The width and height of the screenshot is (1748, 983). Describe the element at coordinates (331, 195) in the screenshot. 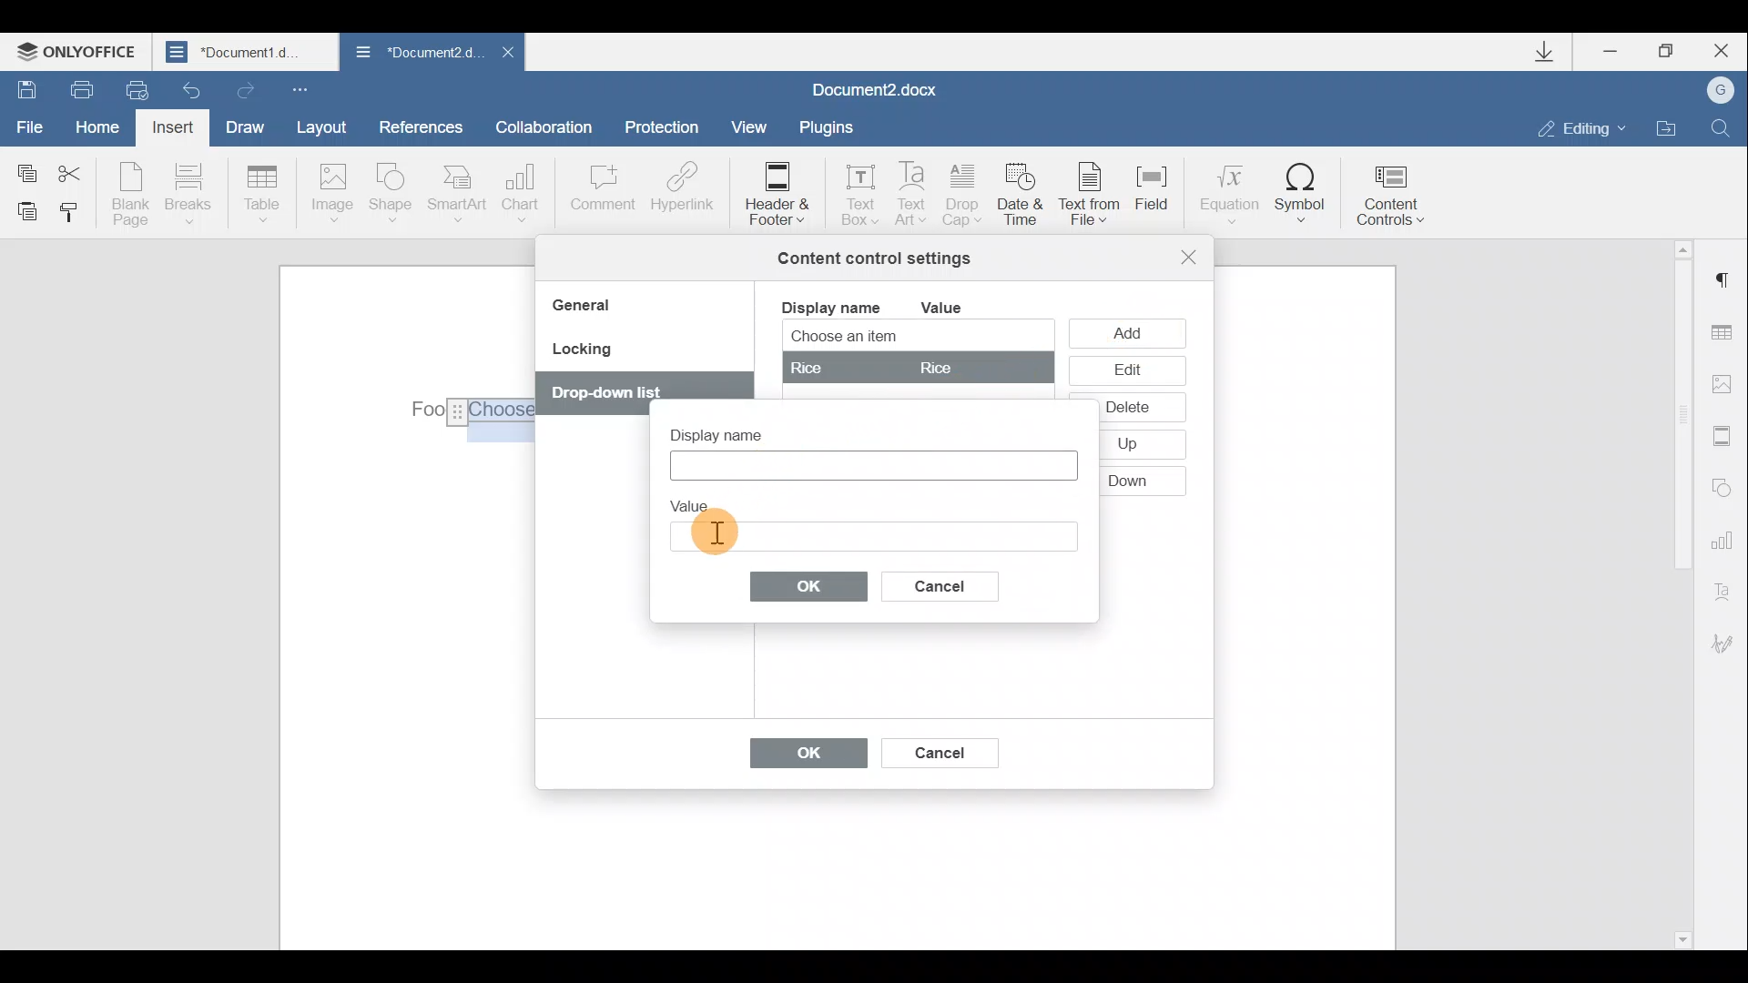

I see `Image` at that location.